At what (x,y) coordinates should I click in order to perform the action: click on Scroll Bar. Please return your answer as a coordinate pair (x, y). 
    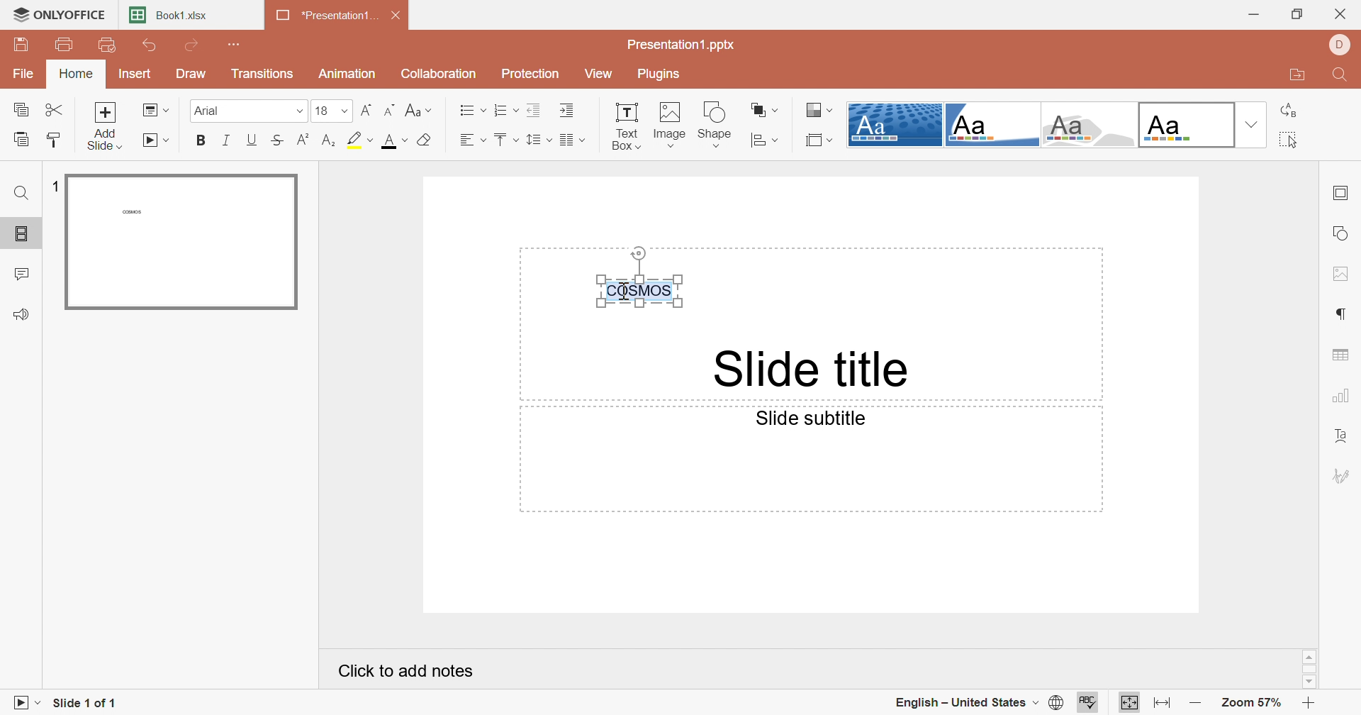
    Looking at the image, I should click on (1309, 668).